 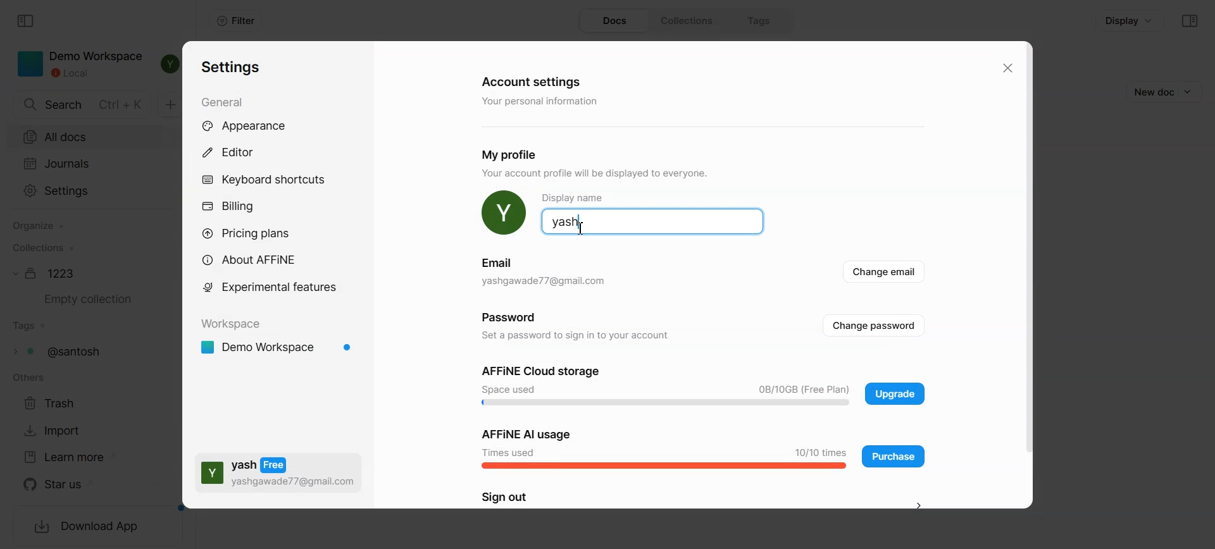 What do you see at coordinates (37, 226) in the screenshot?
I see `Organize` at bounding box center [37, 226].